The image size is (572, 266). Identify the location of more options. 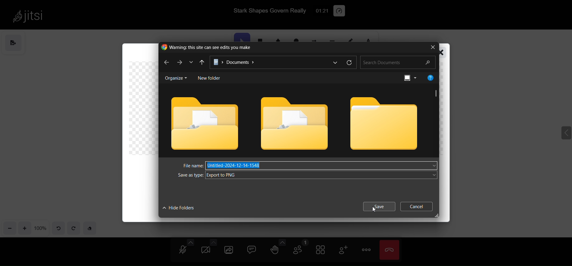
(335, 63).